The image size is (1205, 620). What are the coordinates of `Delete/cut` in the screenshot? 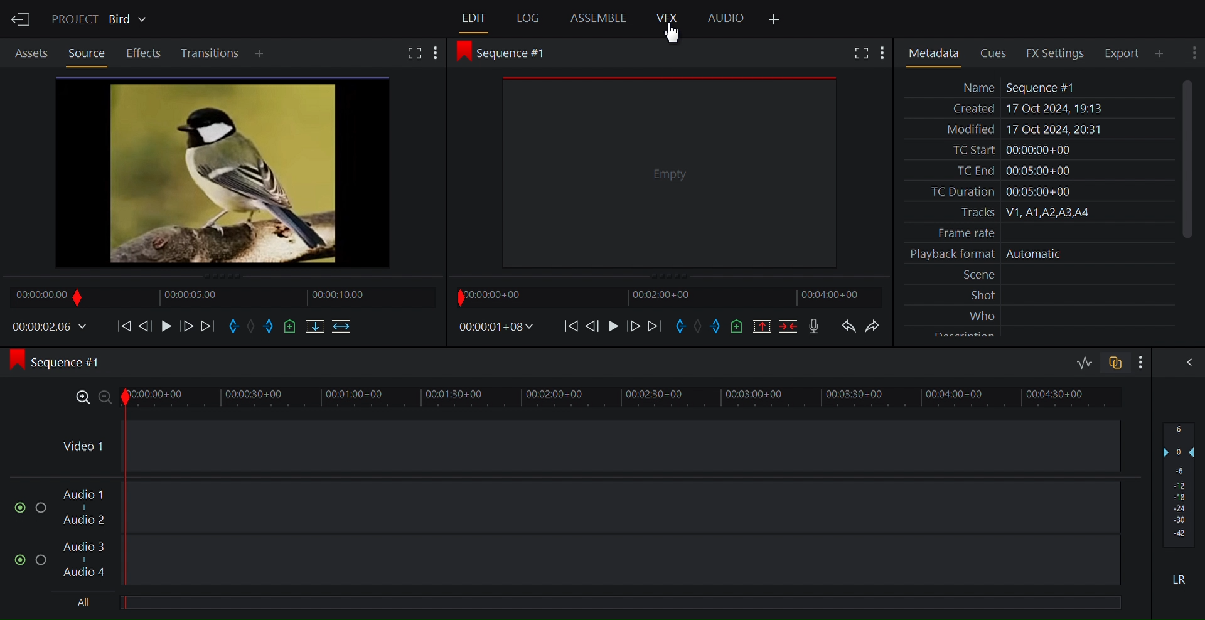 It's located at (790, 328).